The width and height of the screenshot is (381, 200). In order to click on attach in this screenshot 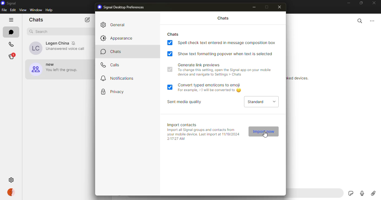, I will do `click(373, 194)`.